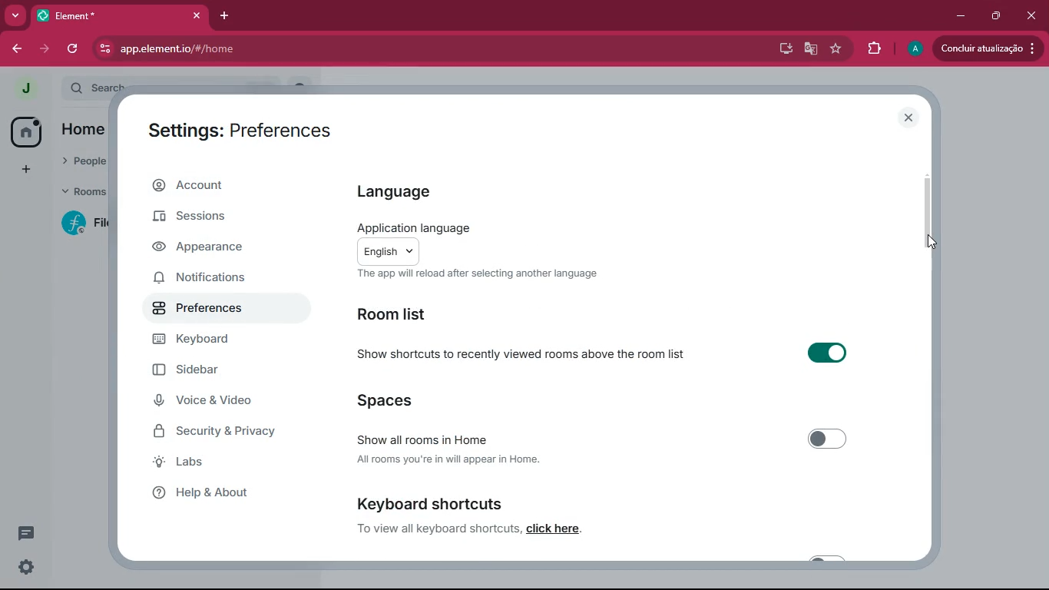 This screenshot has width=1049, height=590. I want to click on comments, so click(26, 532).